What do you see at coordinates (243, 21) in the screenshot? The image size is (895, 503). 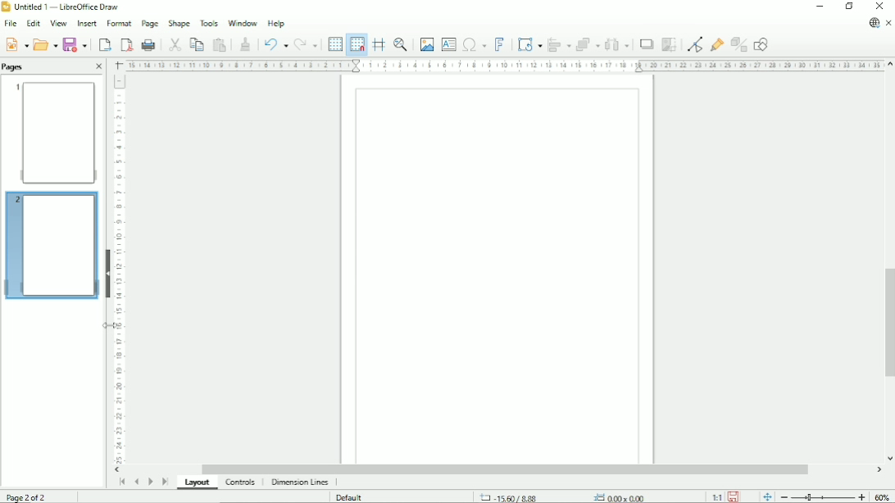 I see `Window` at bounding box center [243, 21].